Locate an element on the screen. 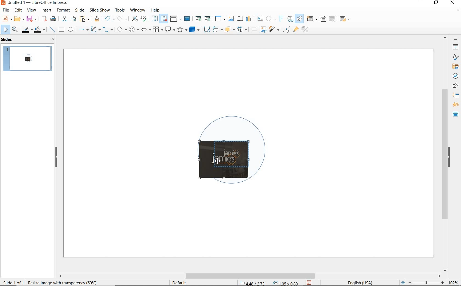  slide 1 of 1 is located at coordinates (14, 281).